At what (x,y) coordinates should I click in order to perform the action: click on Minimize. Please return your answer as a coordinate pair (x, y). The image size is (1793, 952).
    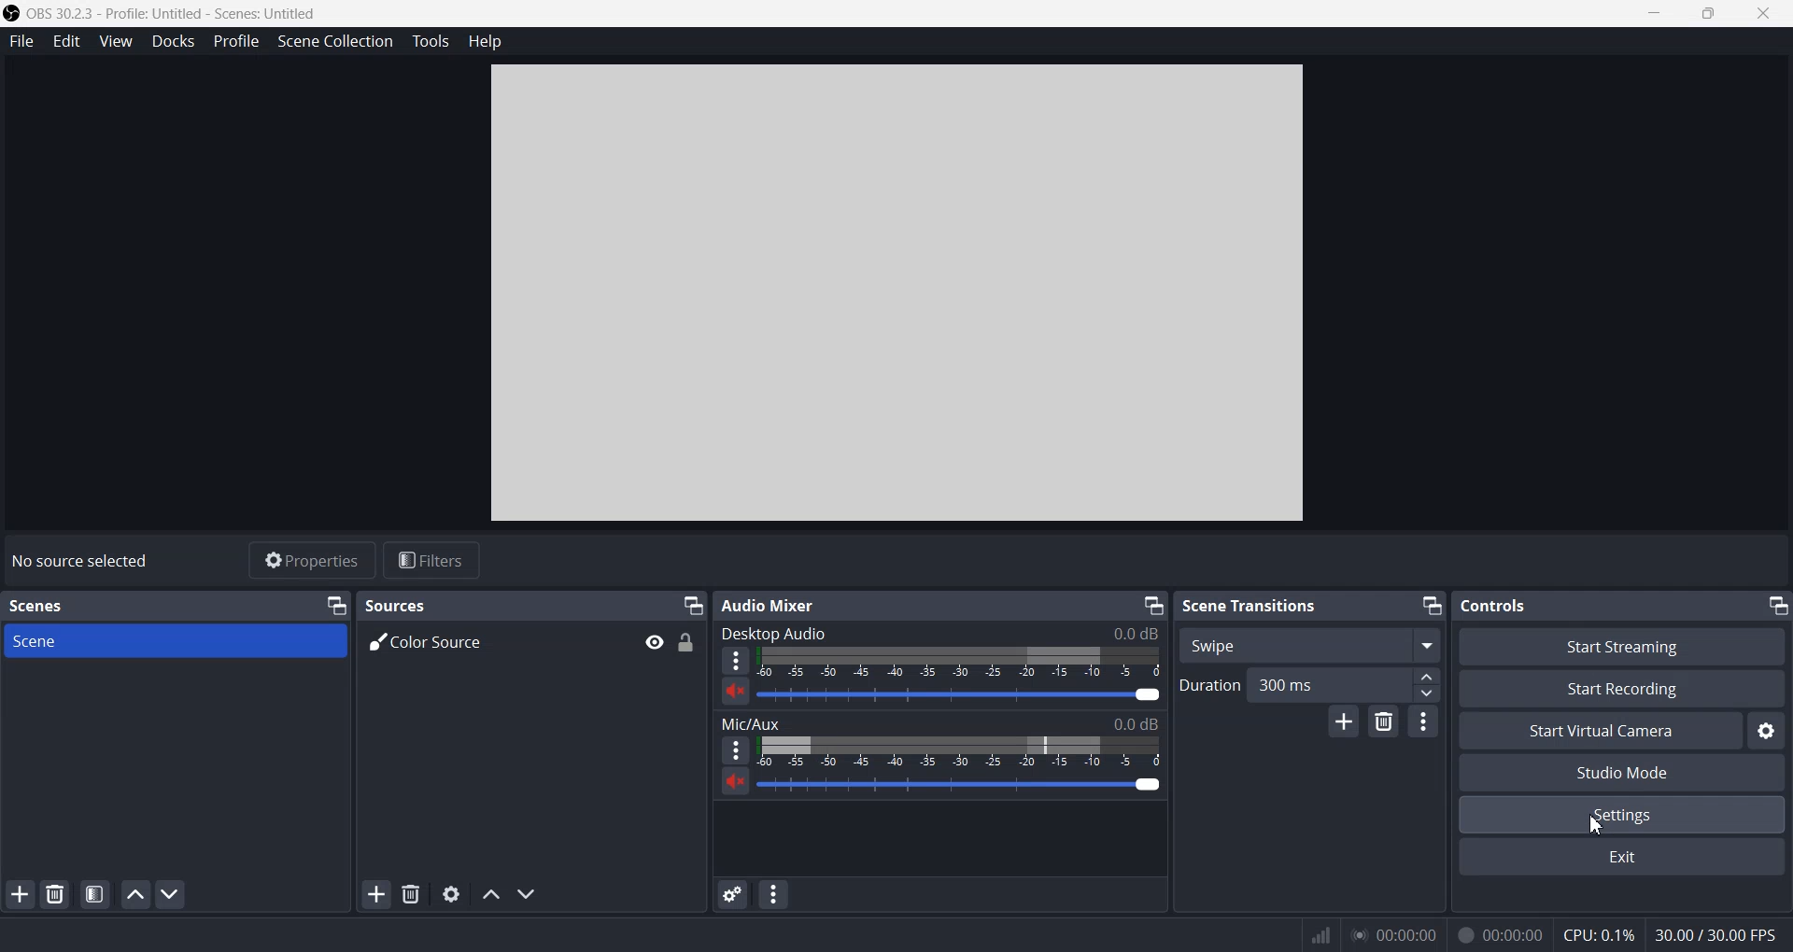
    Looking at the image, I should click on (1654, 12).